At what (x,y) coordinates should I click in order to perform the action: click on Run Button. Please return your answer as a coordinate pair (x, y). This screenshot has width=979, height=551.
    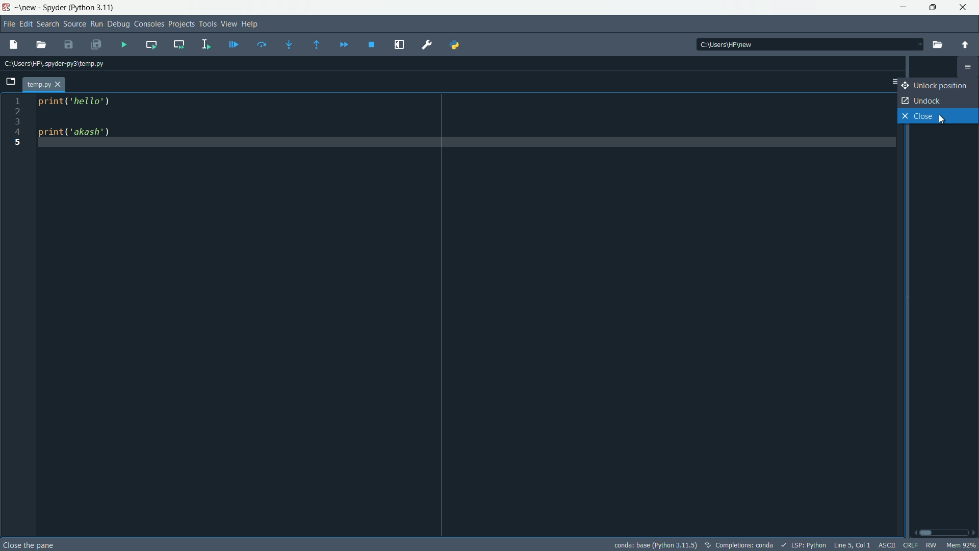
    Looking at the image, I should click on (97, 24).